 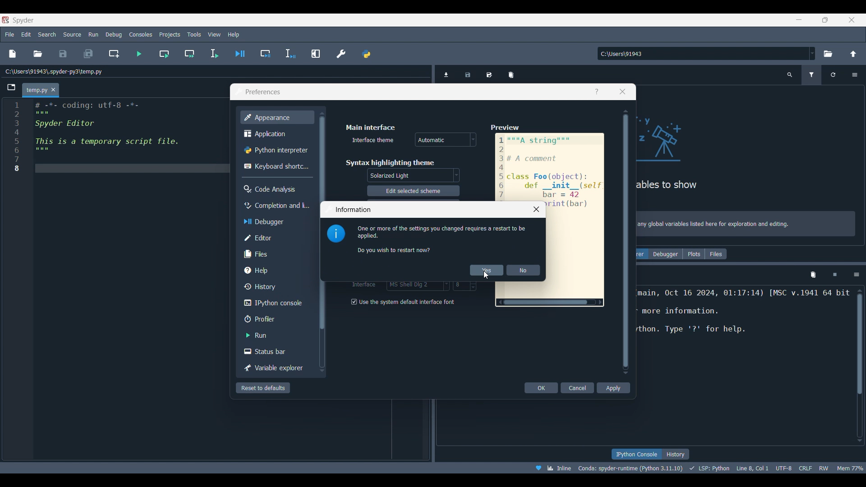 I want to click on IPython console, so click(x=635, y=454).